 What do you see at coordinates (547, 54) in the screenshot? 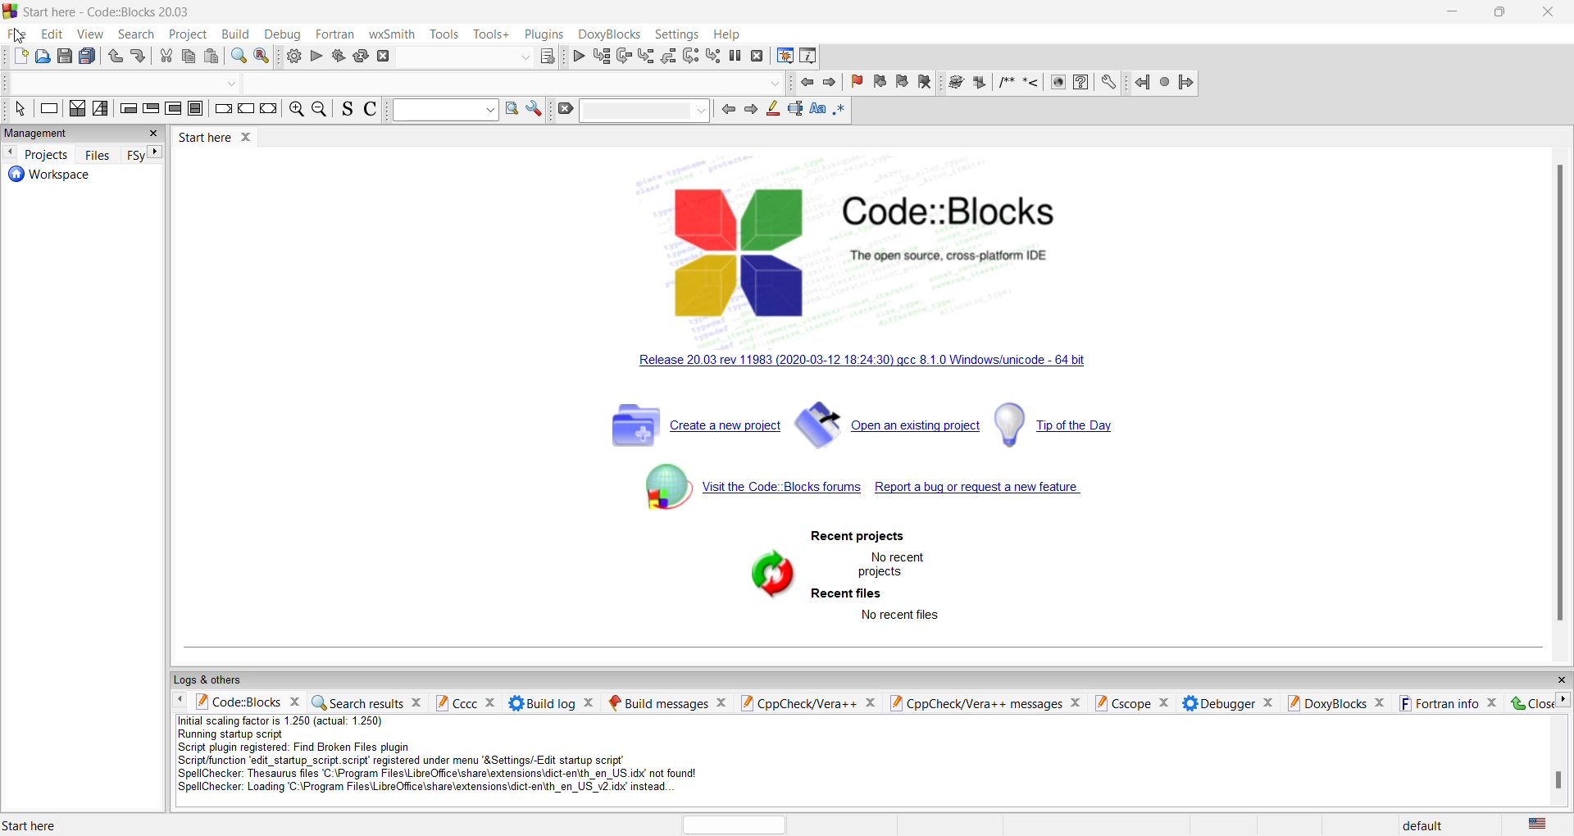
I see `target dialog` at bounding box center [547, 54].